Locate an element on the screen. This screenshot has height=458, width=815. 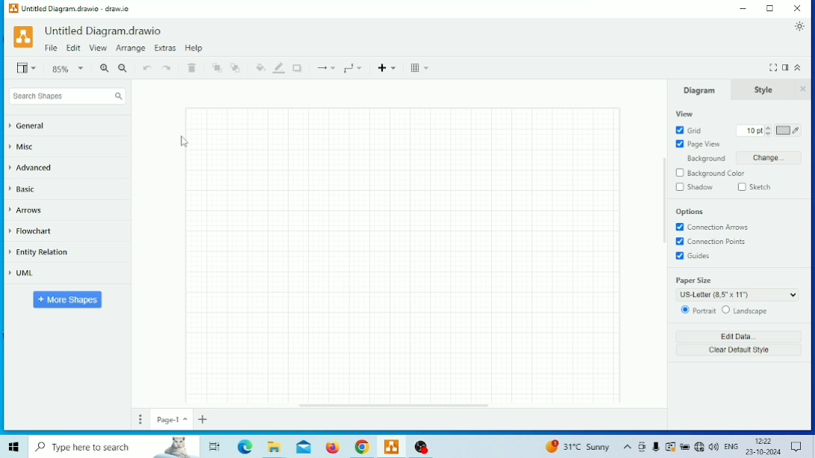
Meet Now is located at coordinates (641, 447).